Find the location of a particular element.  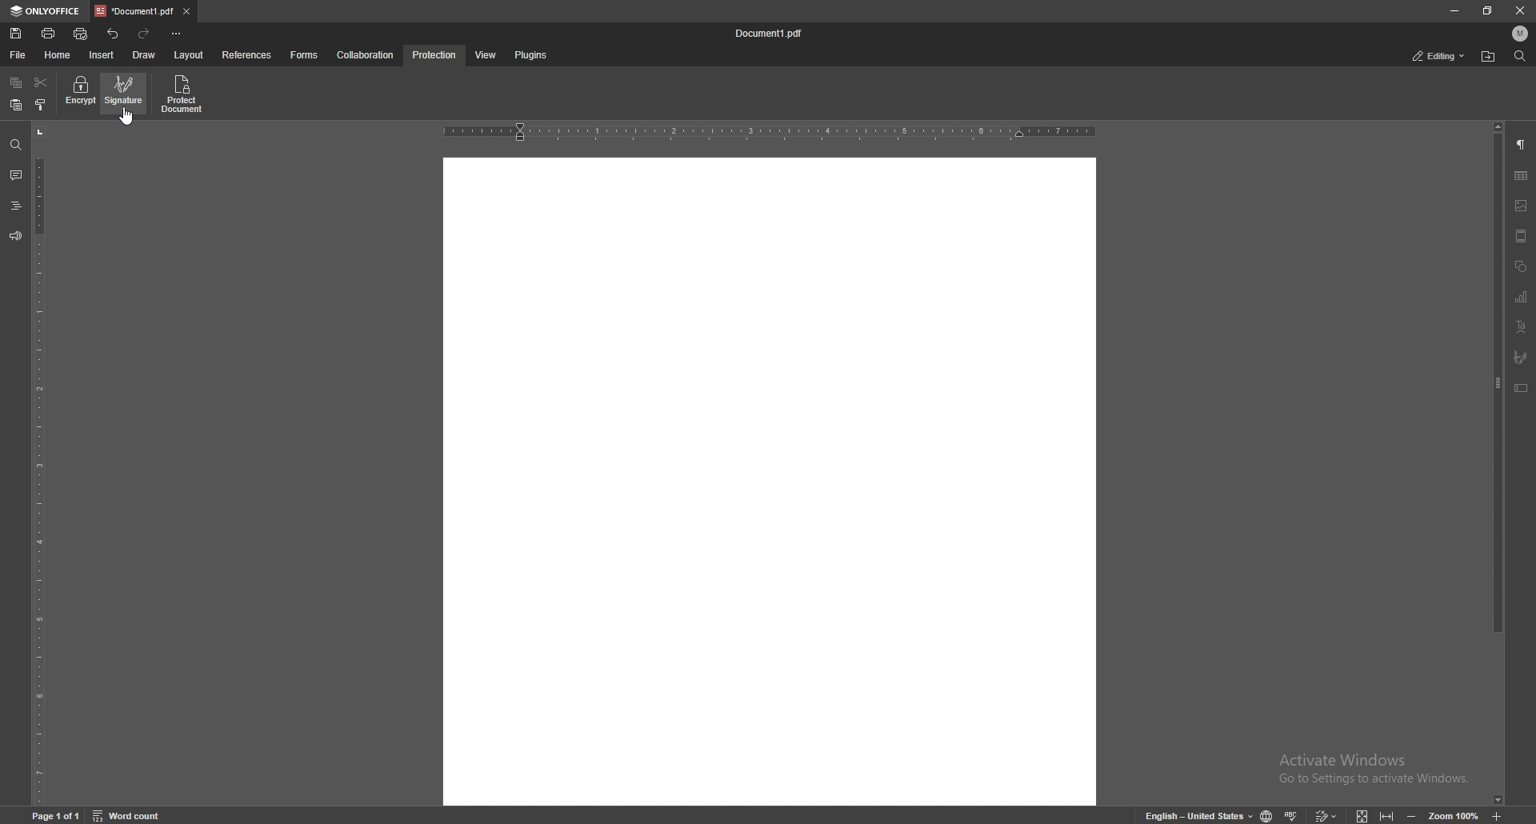

minimize is located at coordinates (1454, 10).